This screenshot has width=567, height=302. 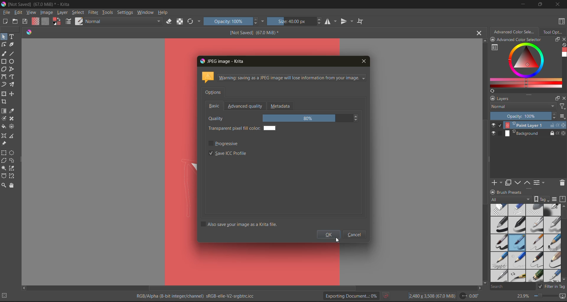 I want to click on display settings, so click(x=555, y=199).